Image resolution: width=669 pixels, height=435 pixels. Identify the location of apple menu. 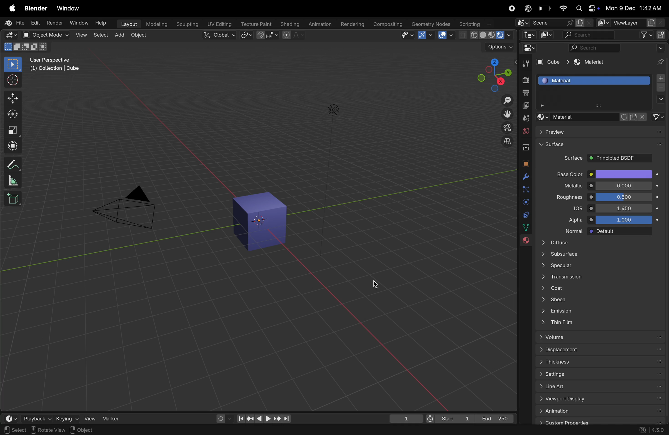
(11, 8).